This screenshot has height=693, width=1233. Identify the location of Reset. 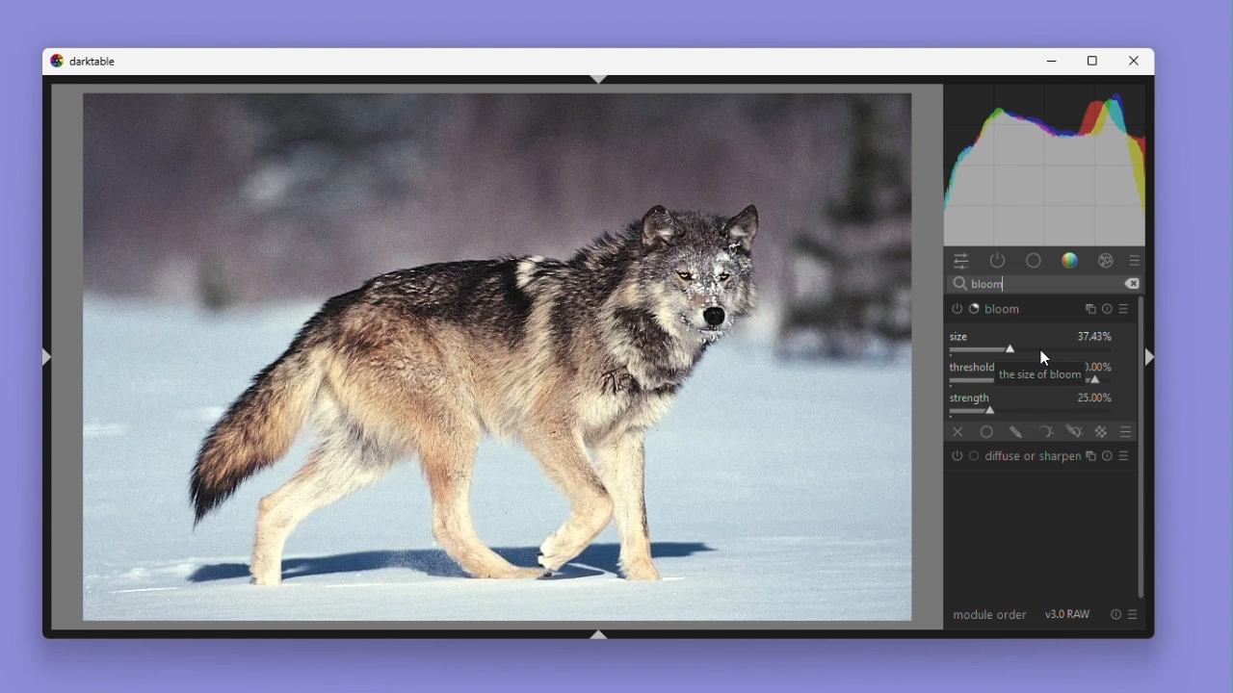
(1105, 456).